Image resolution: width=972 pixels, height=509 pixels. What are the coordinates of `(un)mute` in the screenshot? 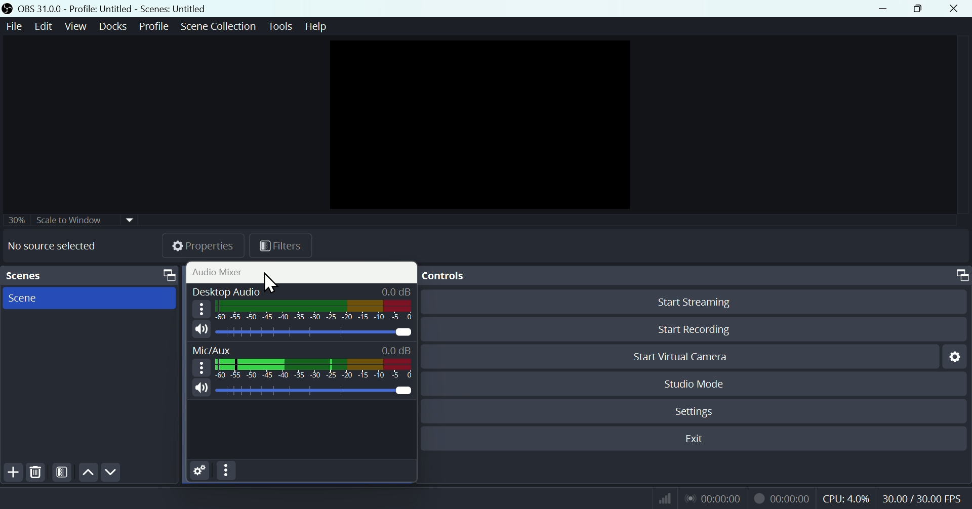 It's located at (200, 388).